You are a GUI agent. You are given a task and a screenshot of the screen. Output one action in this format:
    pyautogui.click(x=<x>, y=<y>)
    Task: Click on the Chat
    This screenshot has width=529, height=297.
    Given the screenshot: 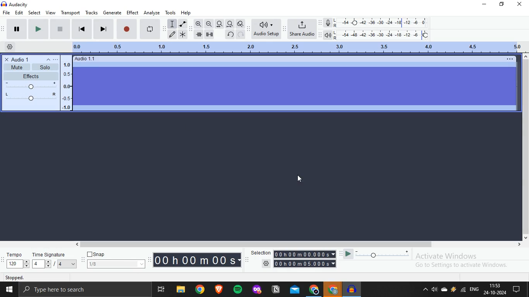 What is the action you would take?
    pyautogui.click(x=520, y=290)
    